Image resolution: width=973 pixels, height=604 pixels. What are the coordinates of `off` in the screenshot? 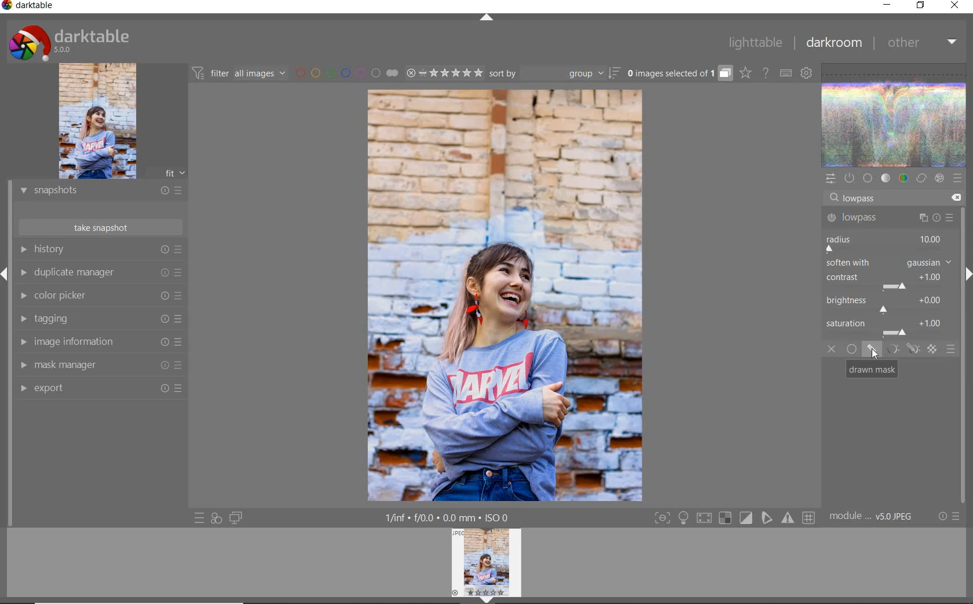 It's located at (833, 350).